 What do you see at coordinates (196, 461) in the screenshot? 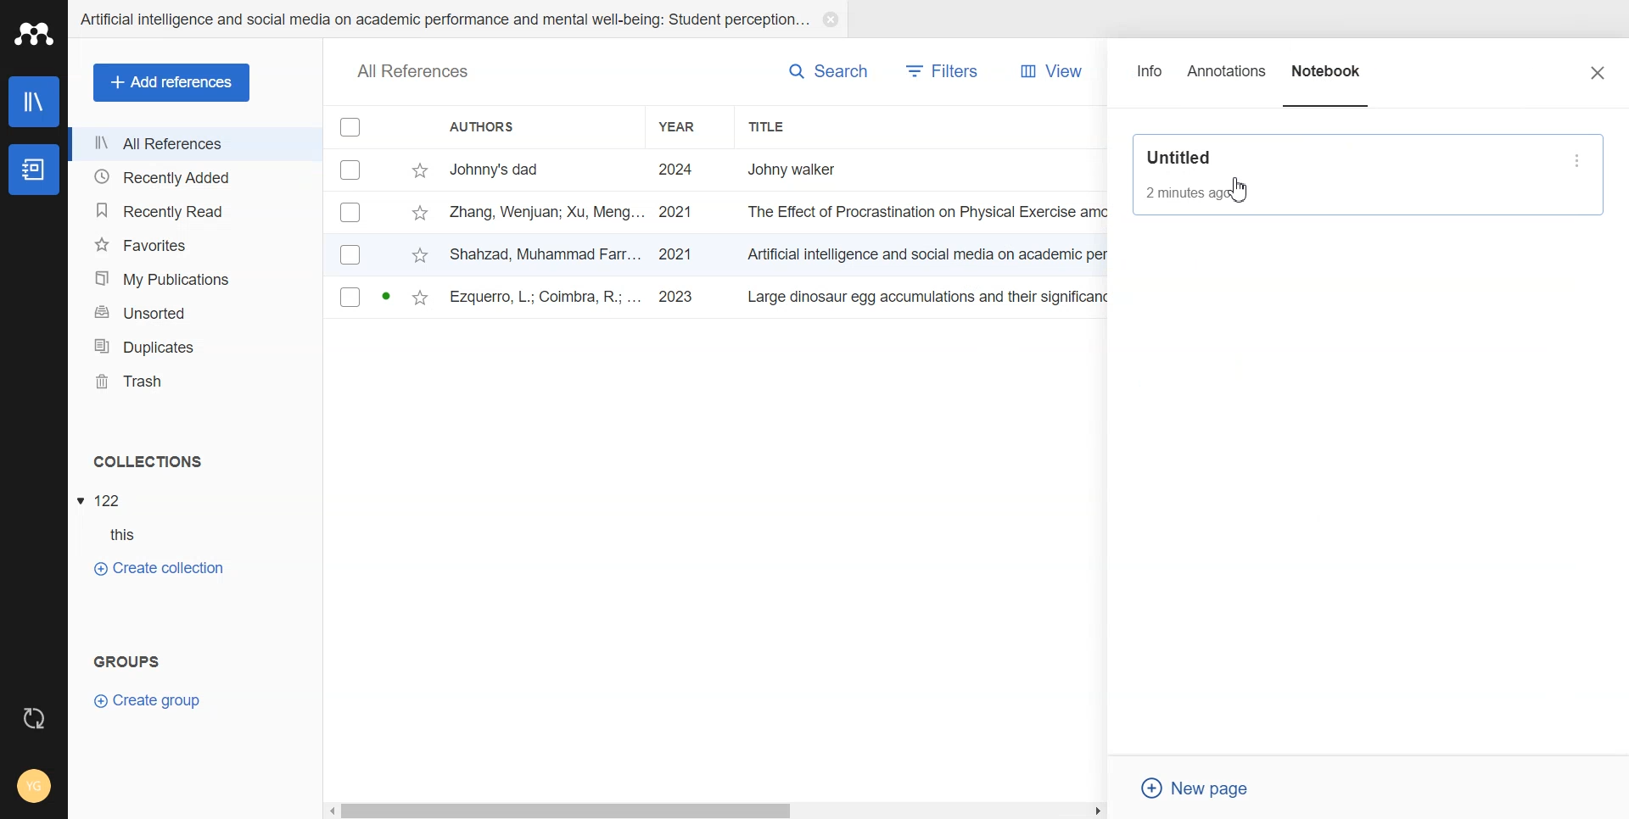
I see `Collections` at bounding box center [196, 461].